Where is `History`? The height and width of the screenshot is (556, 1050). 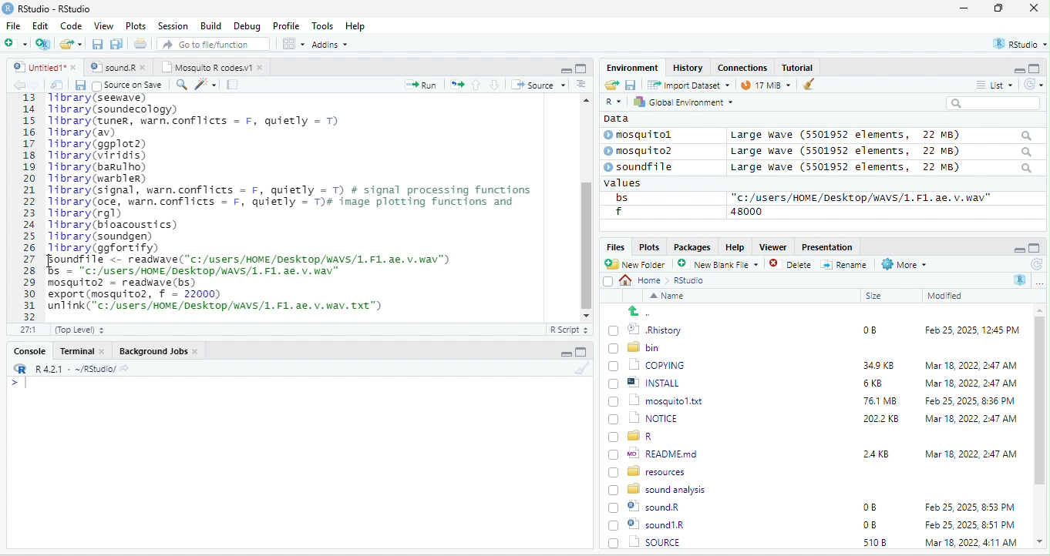 History is located at coordinates (688, 67).